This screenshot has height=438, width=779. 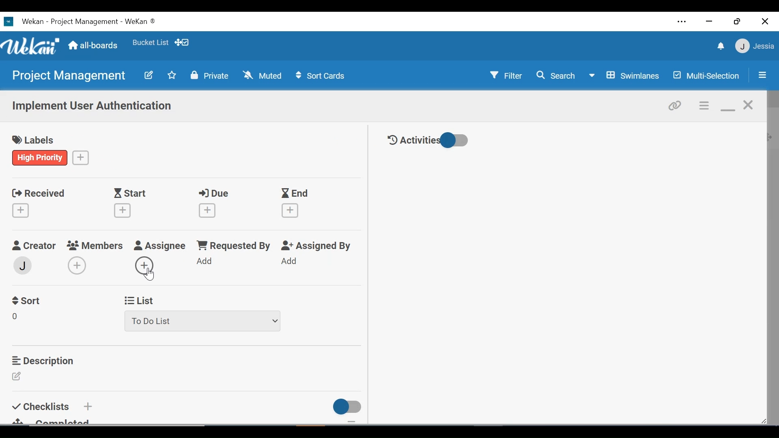 I want to click on Multi-selection, so click(x=707, y=75).